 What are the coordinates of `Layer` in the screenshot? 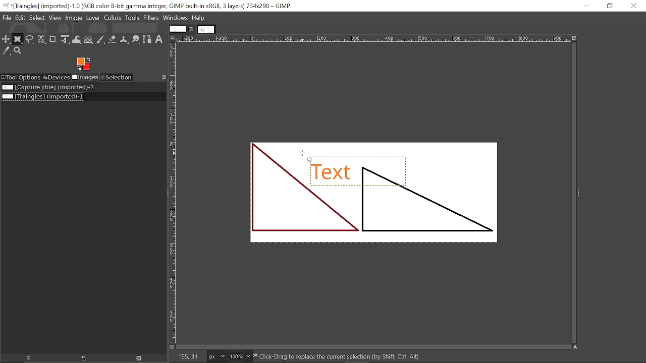 It's located at (93, 18).